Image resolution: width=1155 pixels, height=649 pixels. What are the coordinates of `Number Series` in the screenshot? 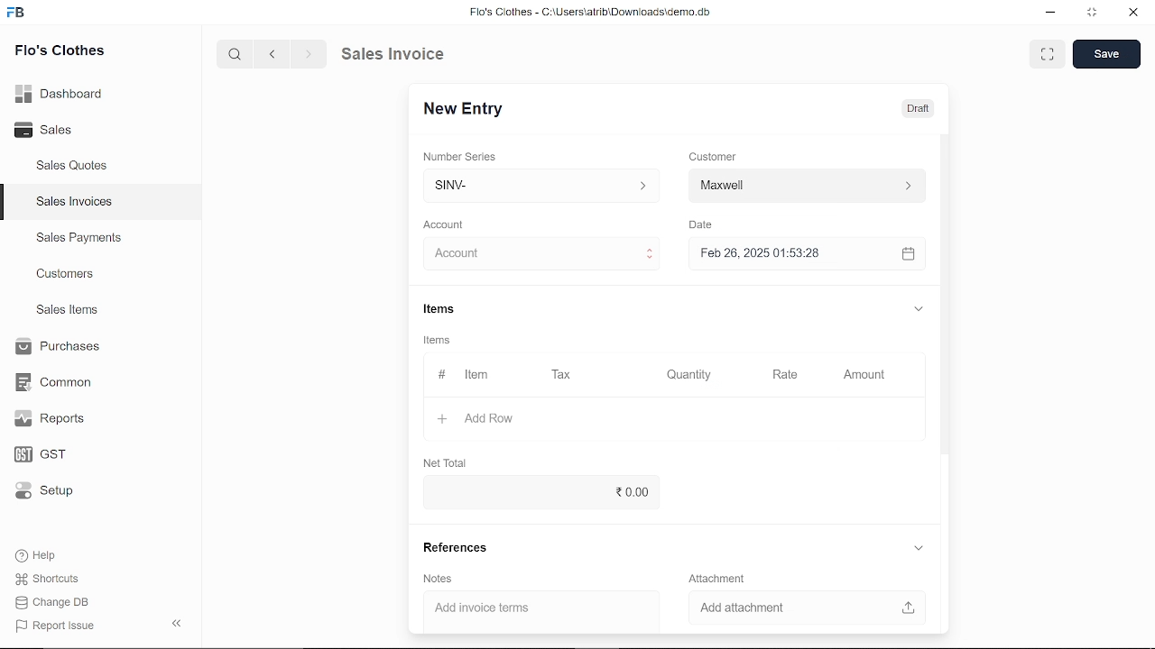 It's located at (462, 156).